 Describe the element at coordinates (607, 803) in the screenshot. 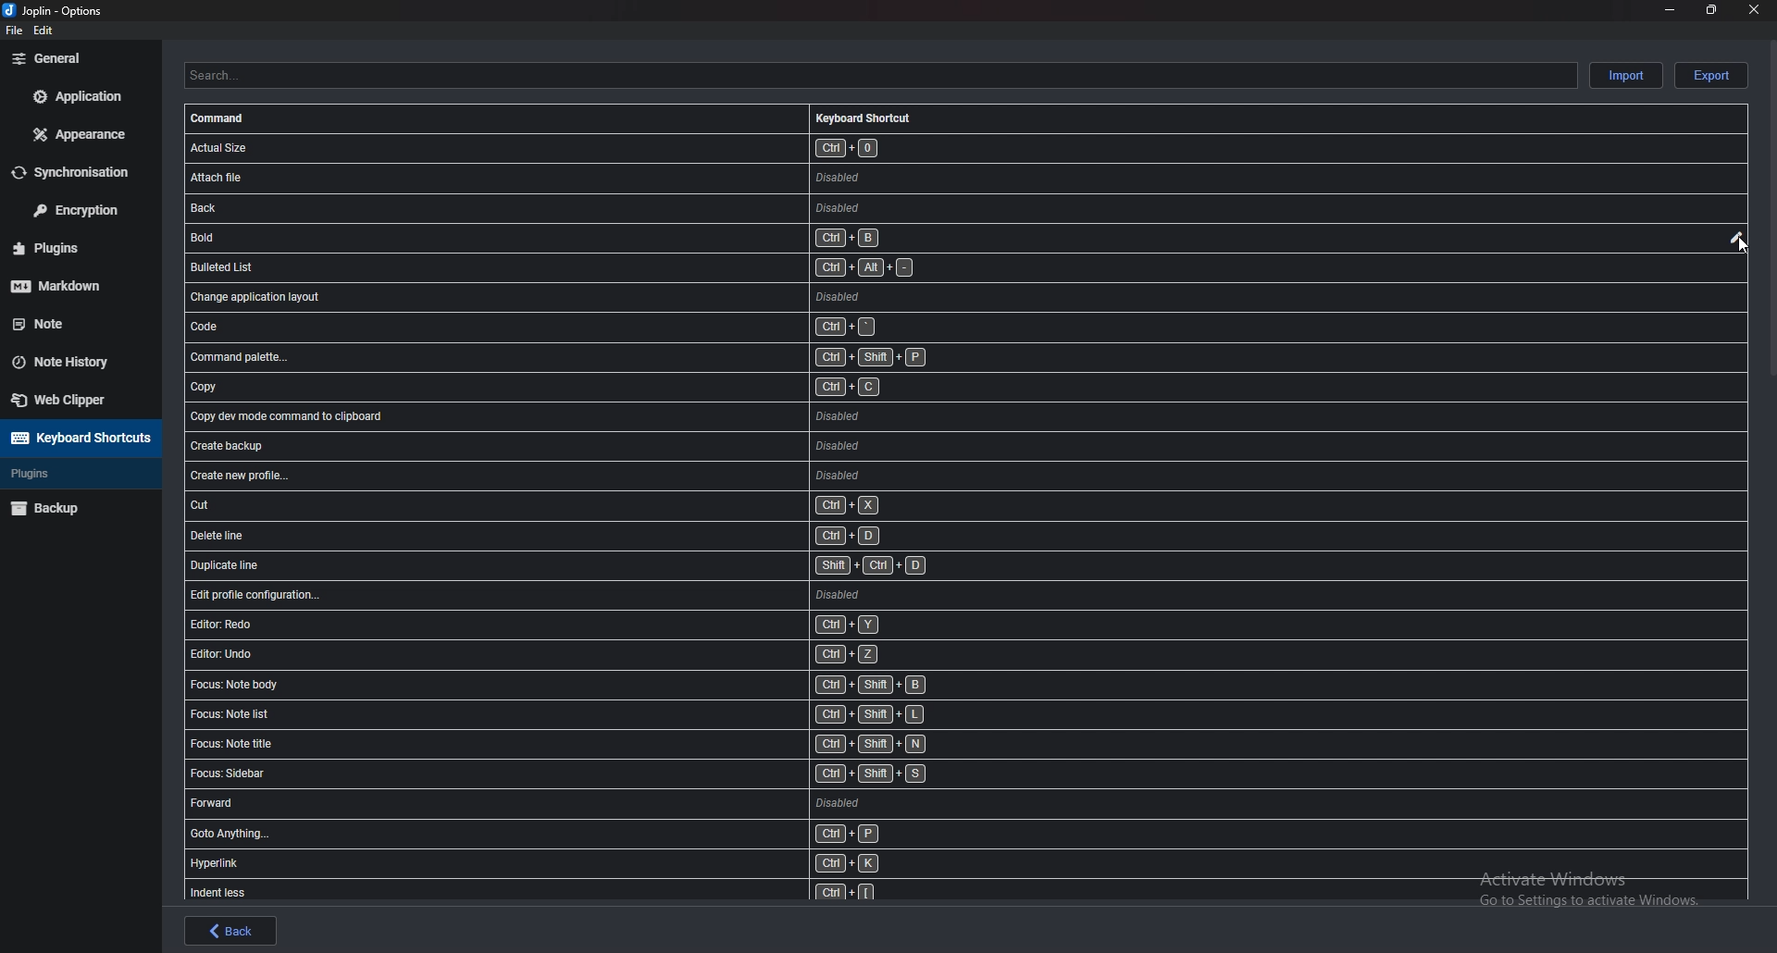

I see `shortcut` at that location.